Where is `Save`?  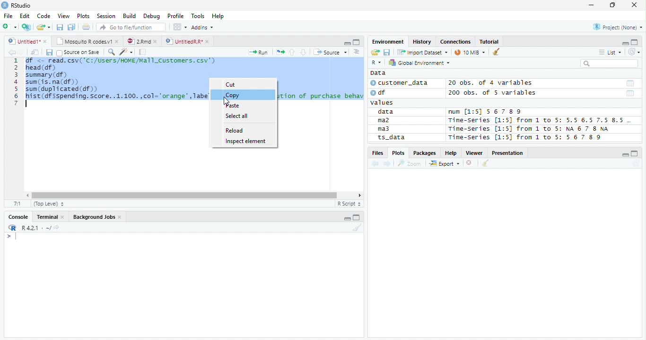
Save is located at coordinates (60, 27).